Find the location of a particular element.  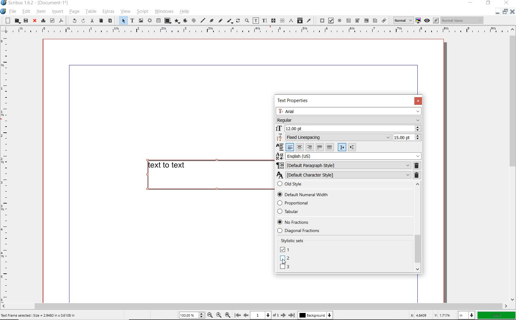

pdf text field is located at coordinates (348, 20).